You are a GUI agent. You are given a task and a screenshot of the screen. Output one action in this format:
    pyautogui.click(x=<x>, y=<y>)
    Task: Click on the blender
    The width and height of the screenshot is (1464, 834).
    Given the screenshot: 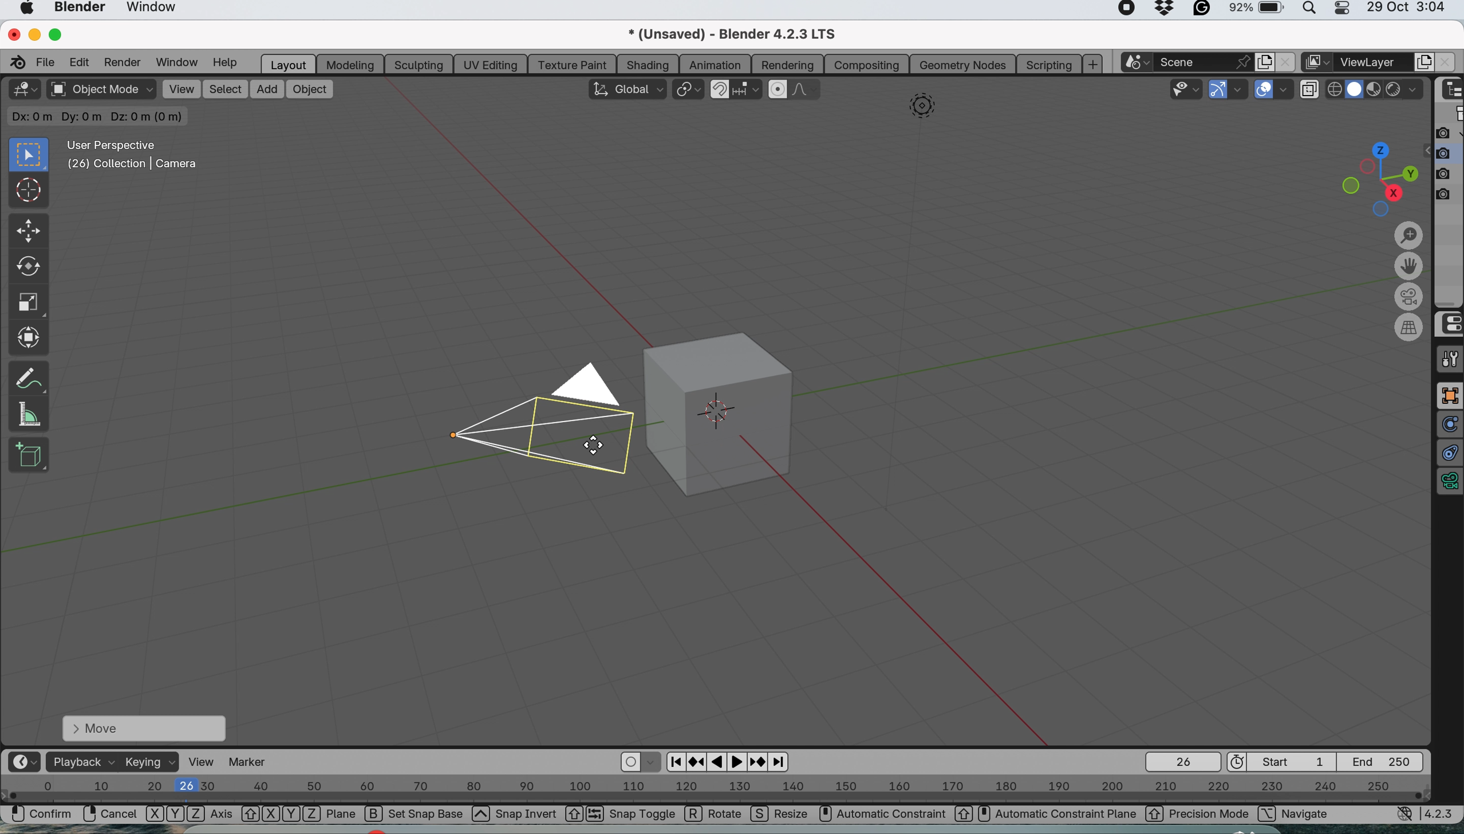 What is the action you would take?
    pyautogui.click(x=80, y=9)
    